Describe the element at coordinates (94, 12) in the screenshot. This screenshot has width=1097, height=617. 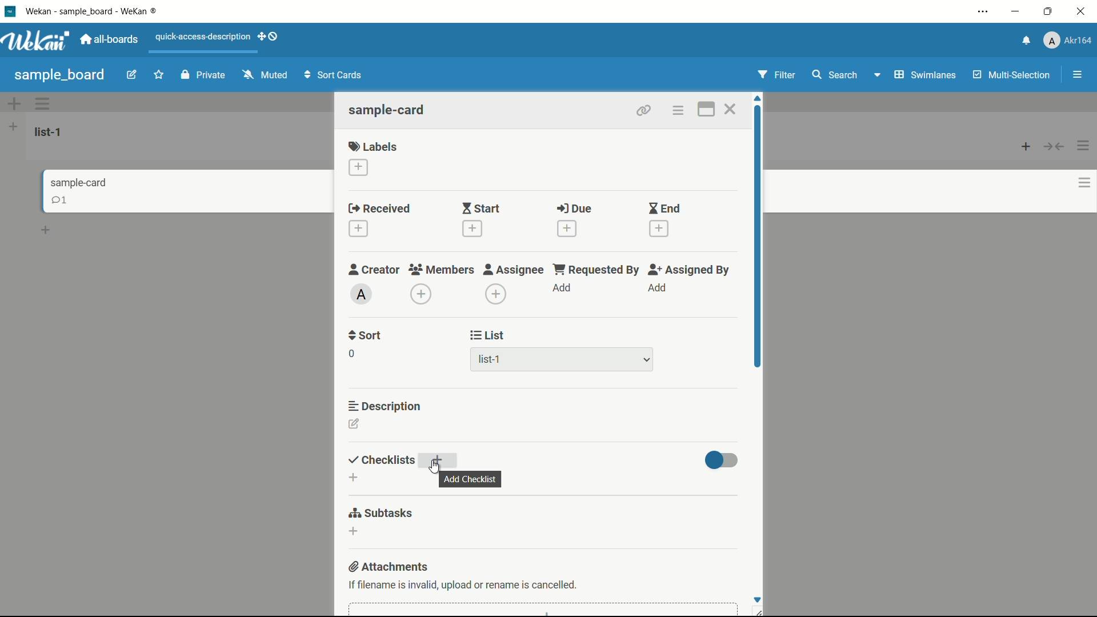
I see `app name` at that location.